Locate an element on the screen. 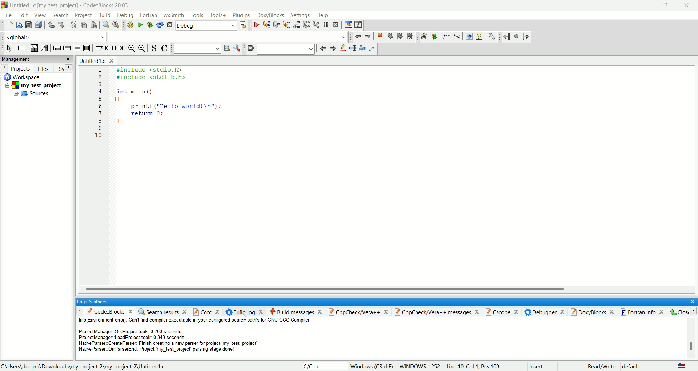 This screenshot has width=698, height=371. various info is located at coordinates (358, 25).